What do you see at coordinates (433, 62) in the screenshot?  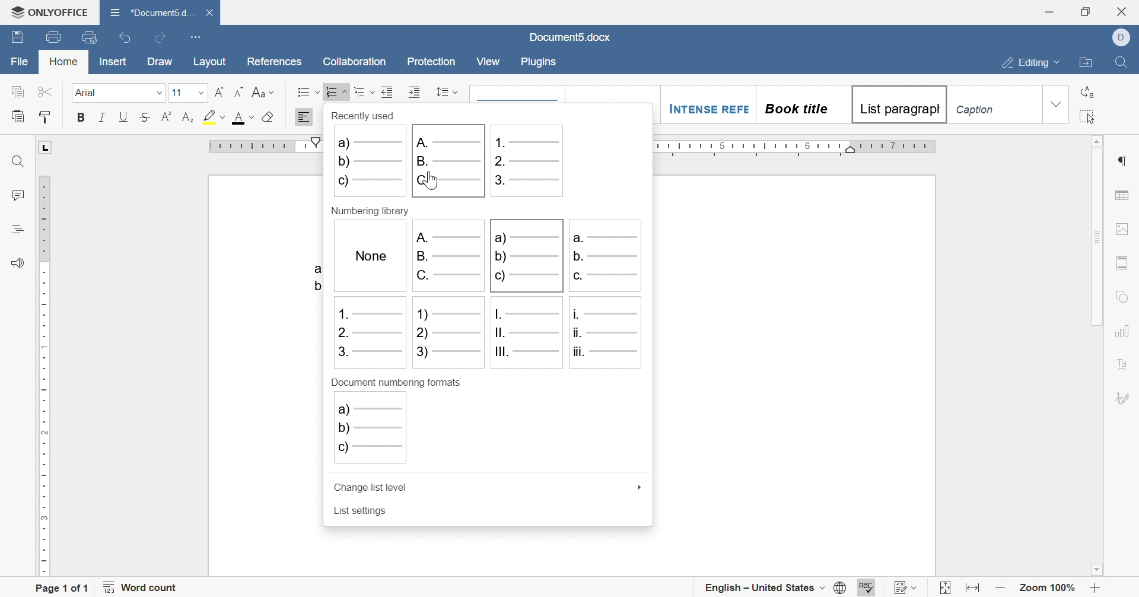 I see `protection` at bounding box center [433, 62].